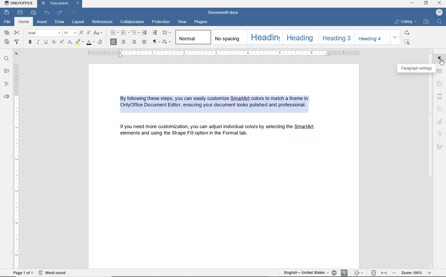 Image resolution: width=446 pixels, height=277 pixels. What do you see at coordinates (7, 34) in the screenshot?
I see `copy` at bounding box center [7, 34].